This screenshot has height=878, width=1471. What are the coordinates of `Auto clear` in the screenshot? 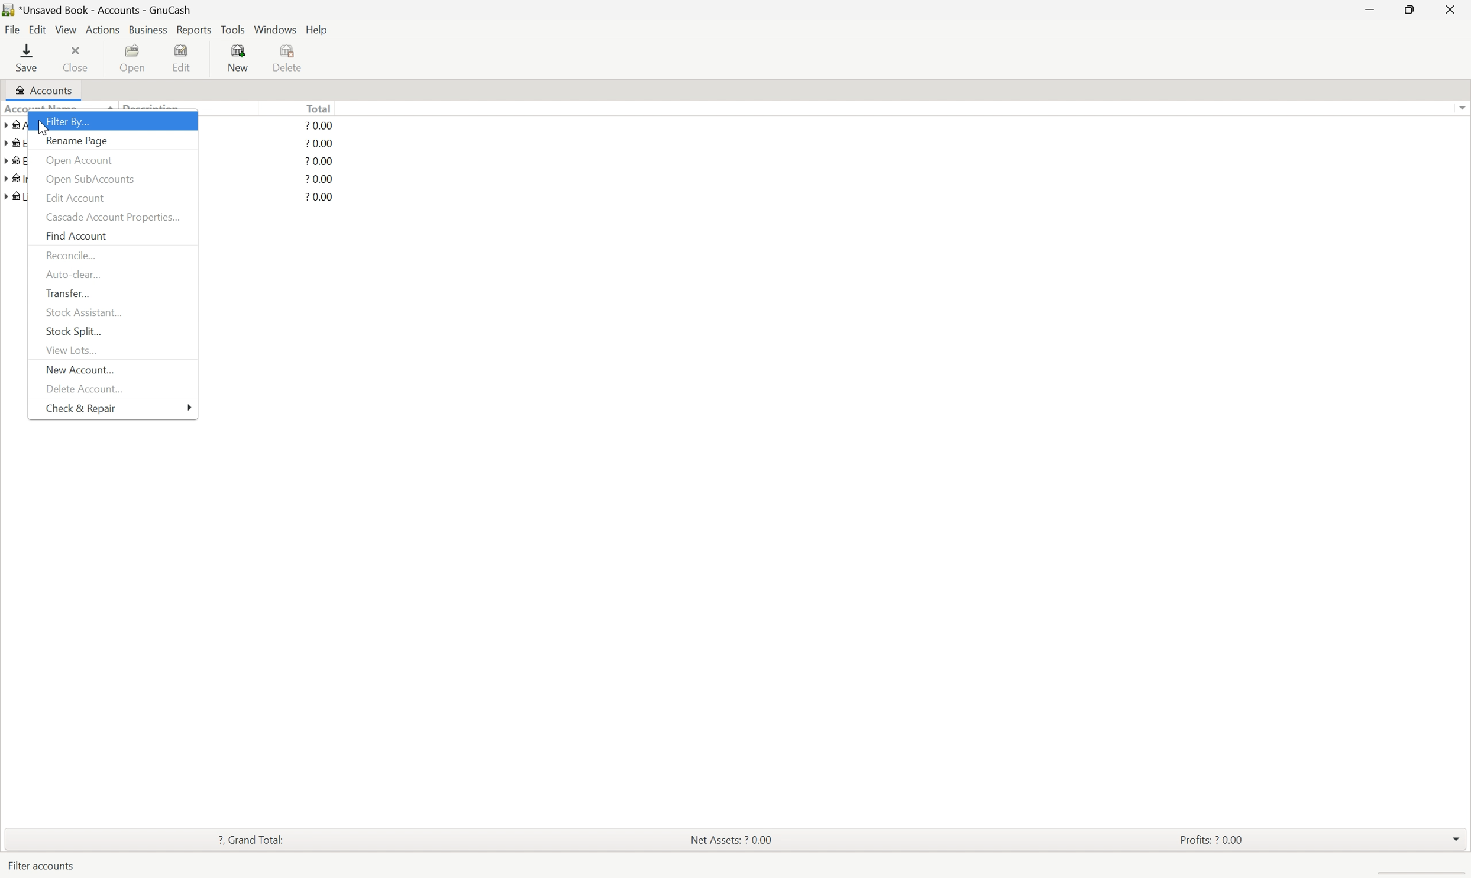 It's located at (73, 275).